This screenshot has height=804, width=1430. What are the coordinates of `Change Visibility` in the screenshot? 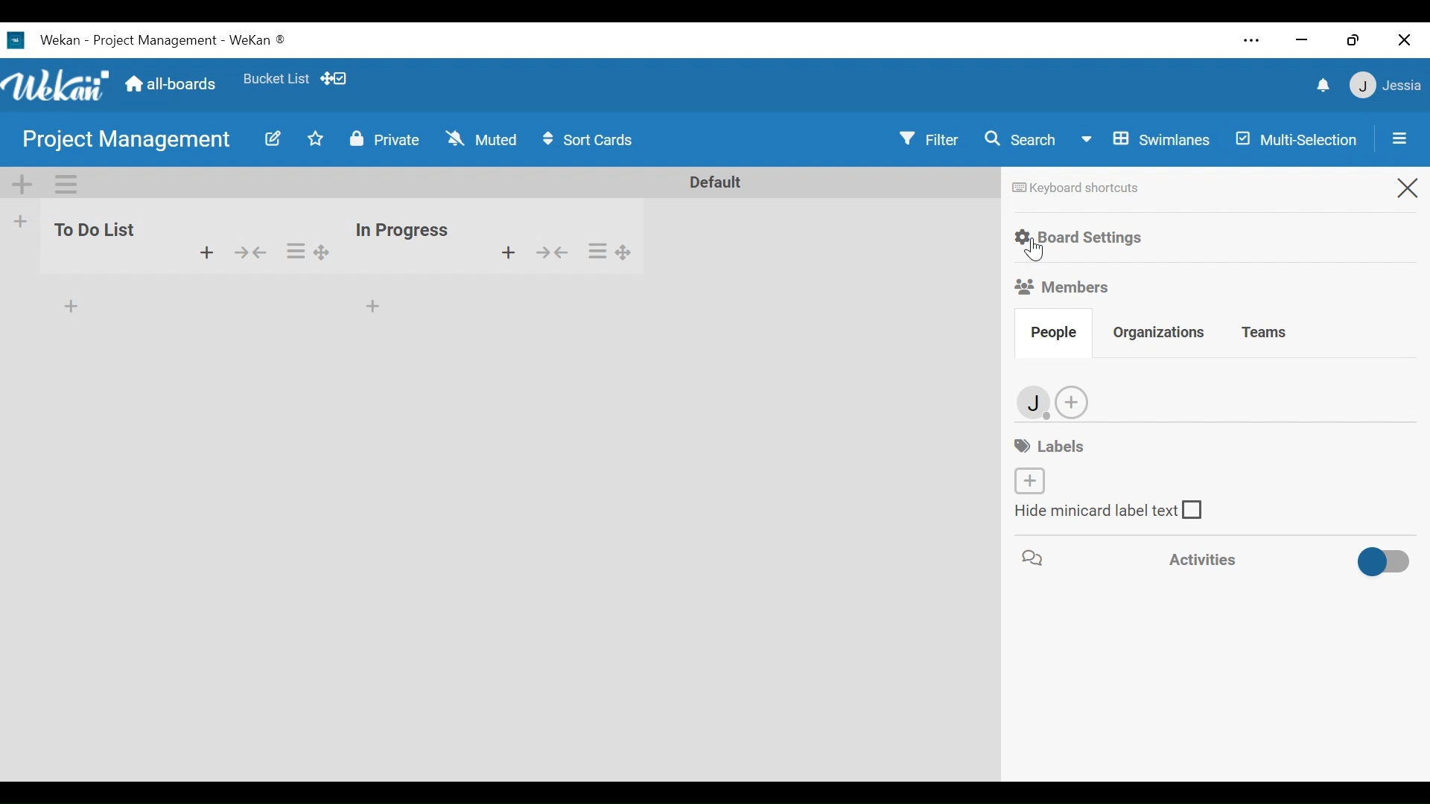 It's located at (384, 139).